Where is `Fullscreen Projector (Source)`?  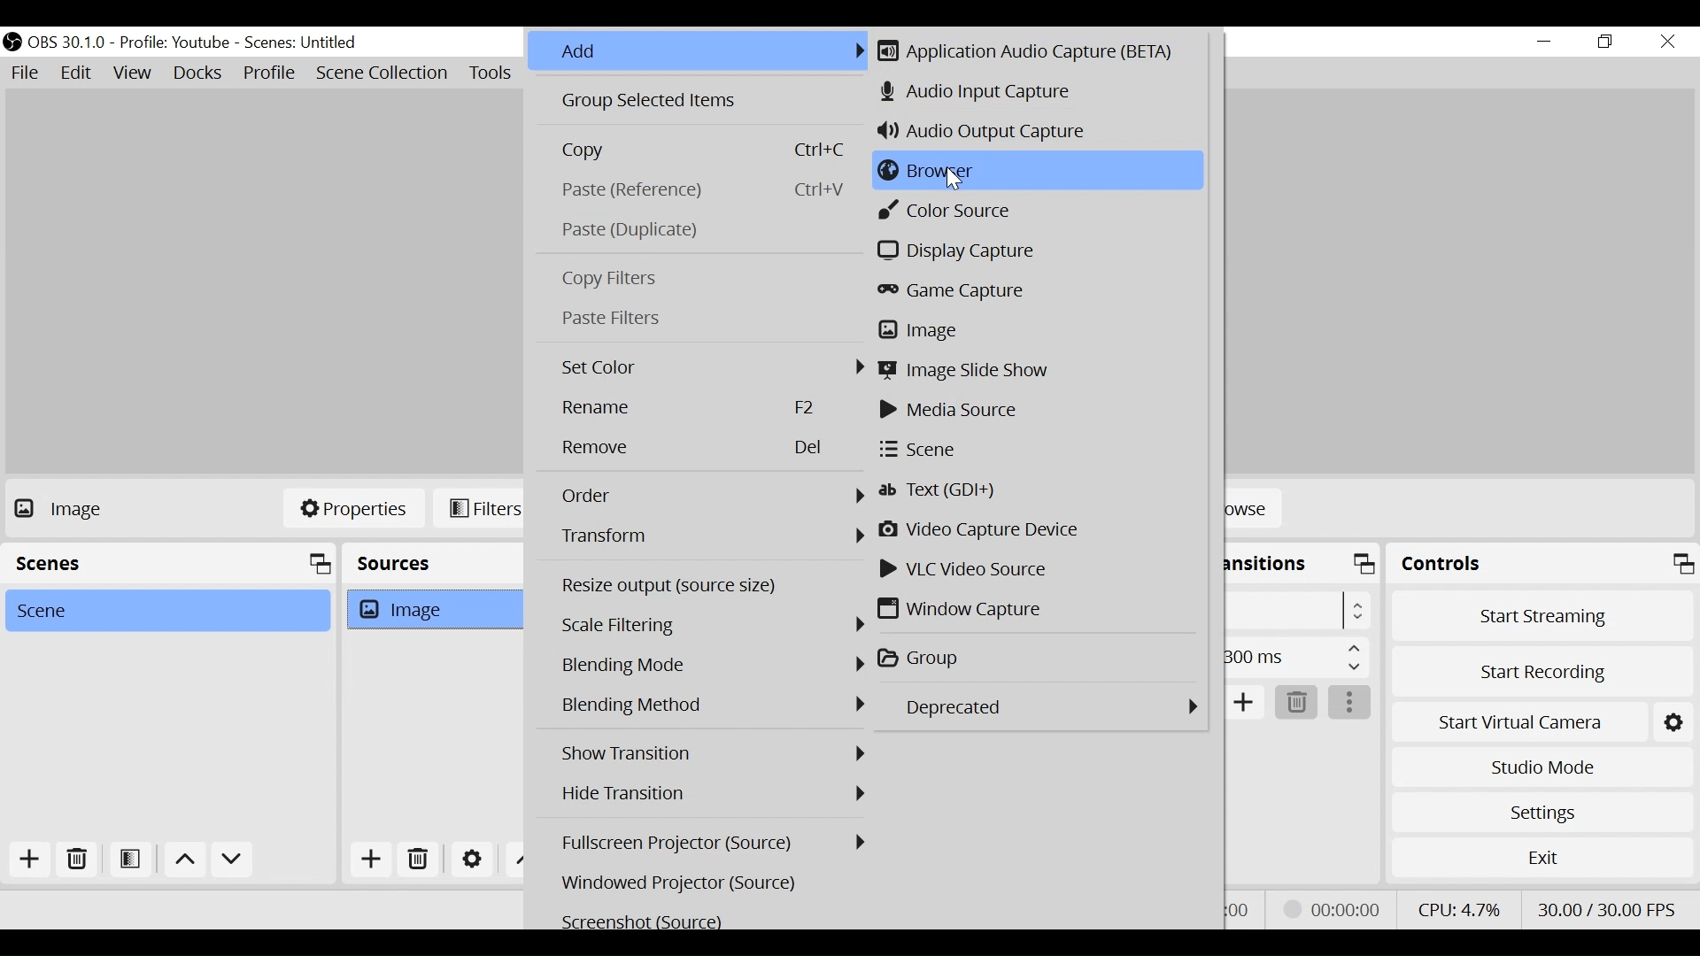
Fullscreen Projector (Source) is located at coordinates (718, 845).